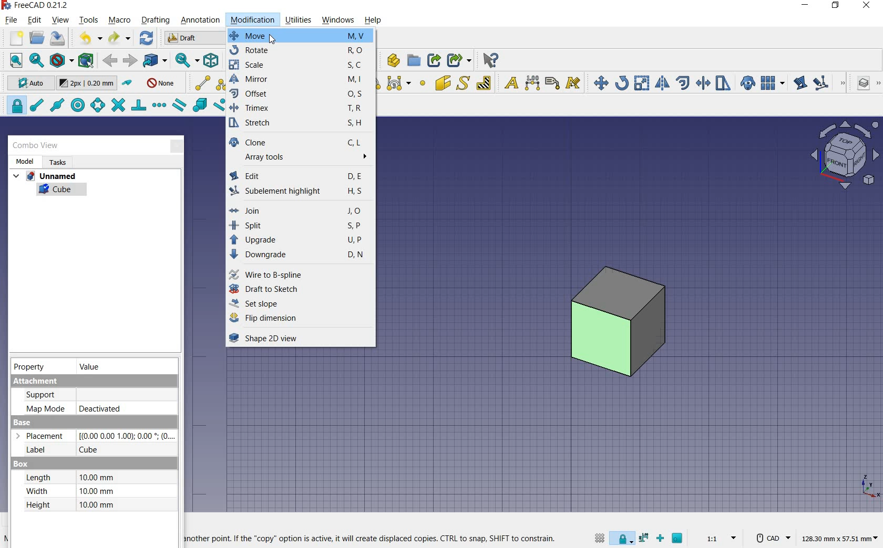  What do you see at coordinates (91, 367) in the screenshot?
I see `value` at bounding box center [91, 367].